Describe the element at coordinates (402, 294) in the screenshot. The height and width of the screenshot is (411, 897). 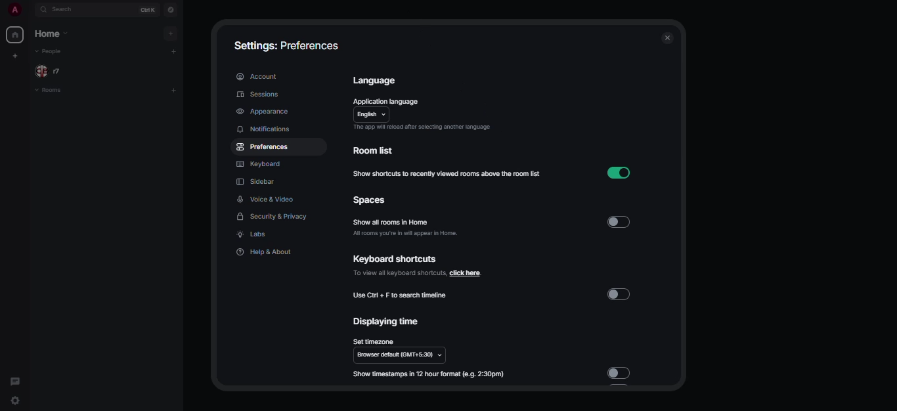
I see `use ctrl+F to search timeline` at that location.